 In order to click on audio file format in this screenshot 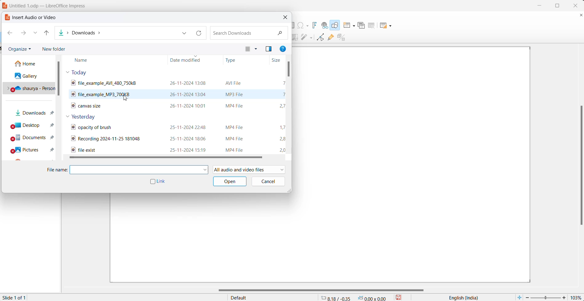, I will do `click(240, 93)`.